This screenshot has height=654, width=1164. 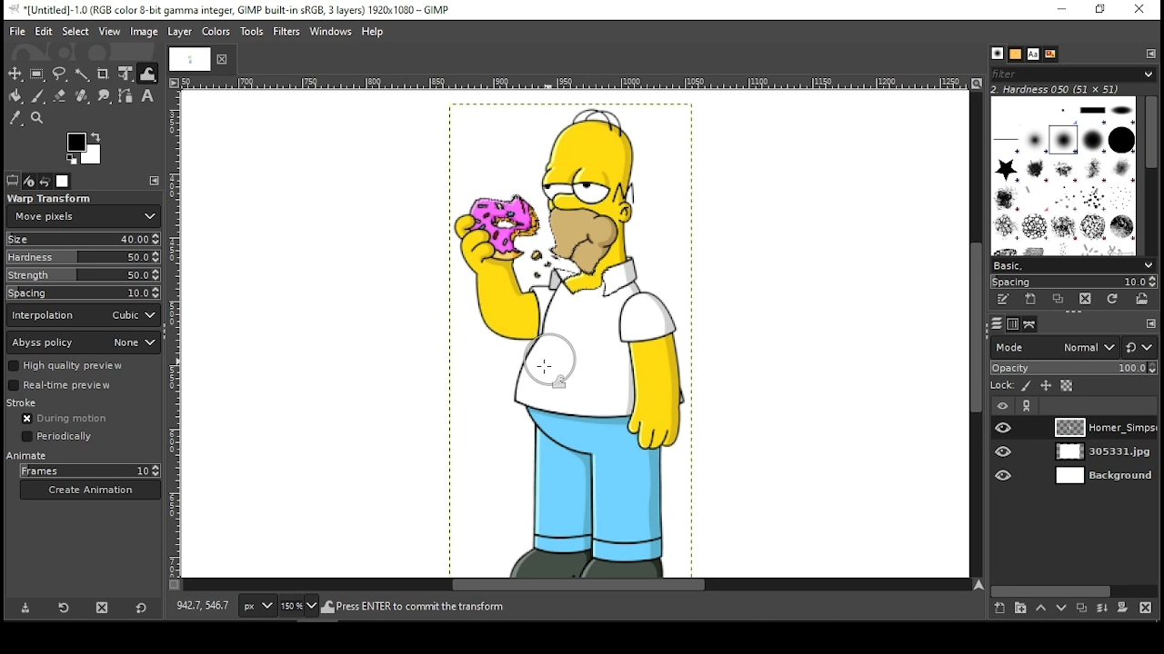 What do you see at coordinates (1153, 176) in the screenshot?
I see `scroll bar` at bounding box center [1153, 176].